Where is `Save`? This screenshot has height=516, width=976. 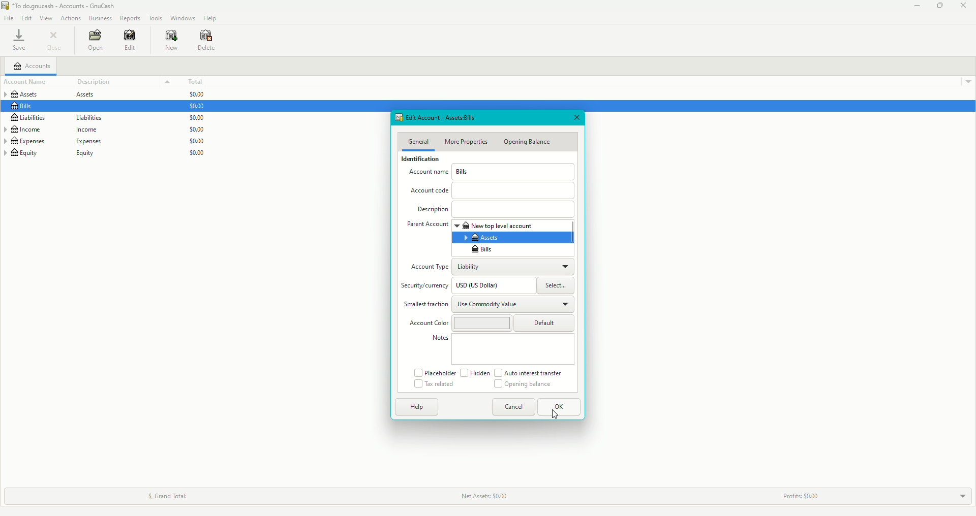 Save is located at coordinates (18, 42).